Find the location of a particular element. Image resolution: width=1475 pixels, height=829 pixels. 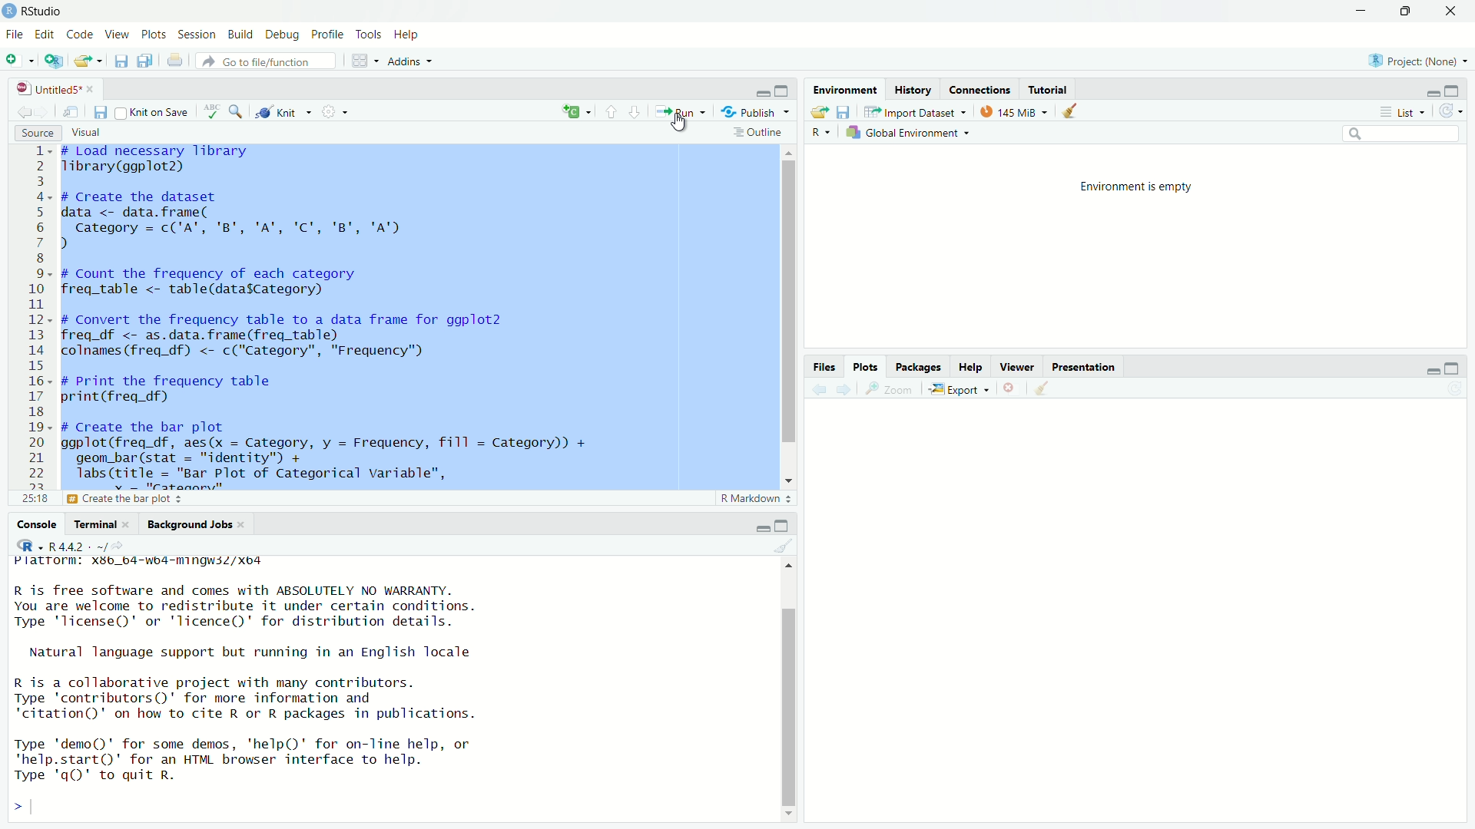

vertical scrollbar is located at coordinates (791, 301).